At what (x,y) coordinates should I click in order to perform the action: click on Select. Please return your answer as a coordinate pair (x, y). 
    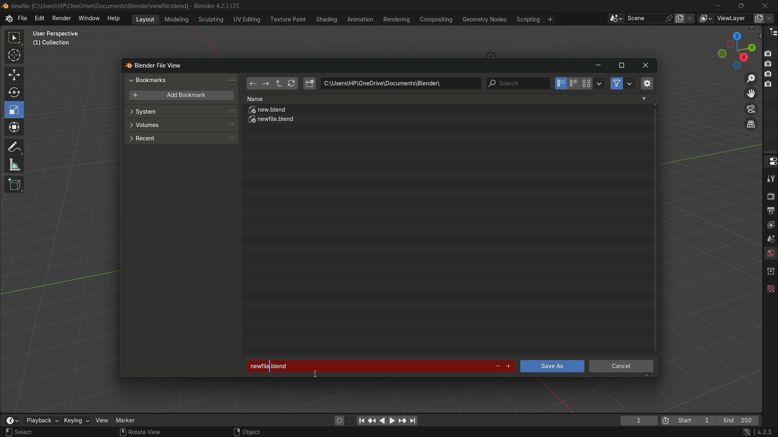
    Looking at the image, I should click on (34, 432).